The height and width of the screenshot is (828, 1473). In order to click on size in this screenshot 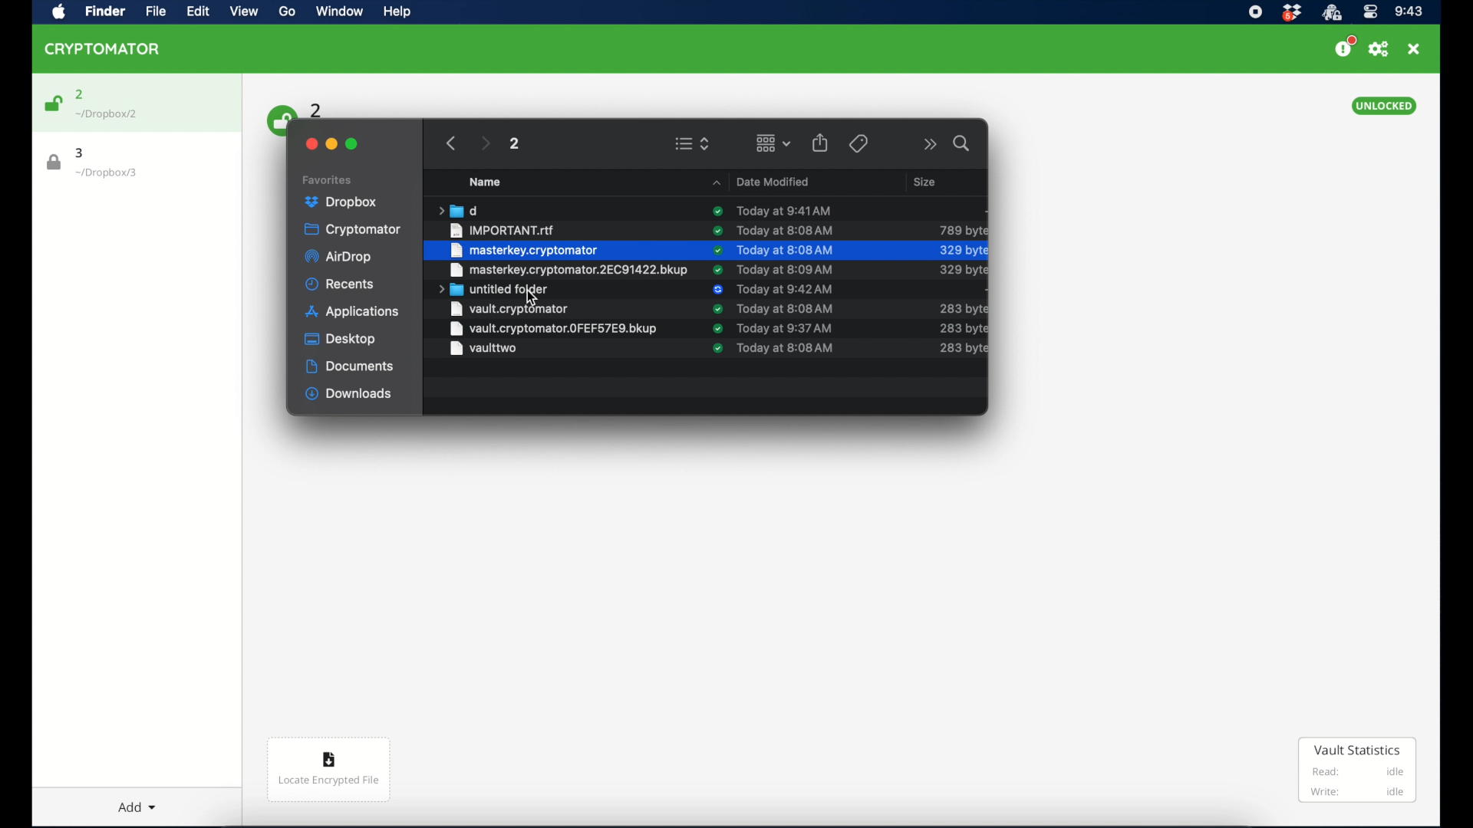, I will do `click(962, 269)`.